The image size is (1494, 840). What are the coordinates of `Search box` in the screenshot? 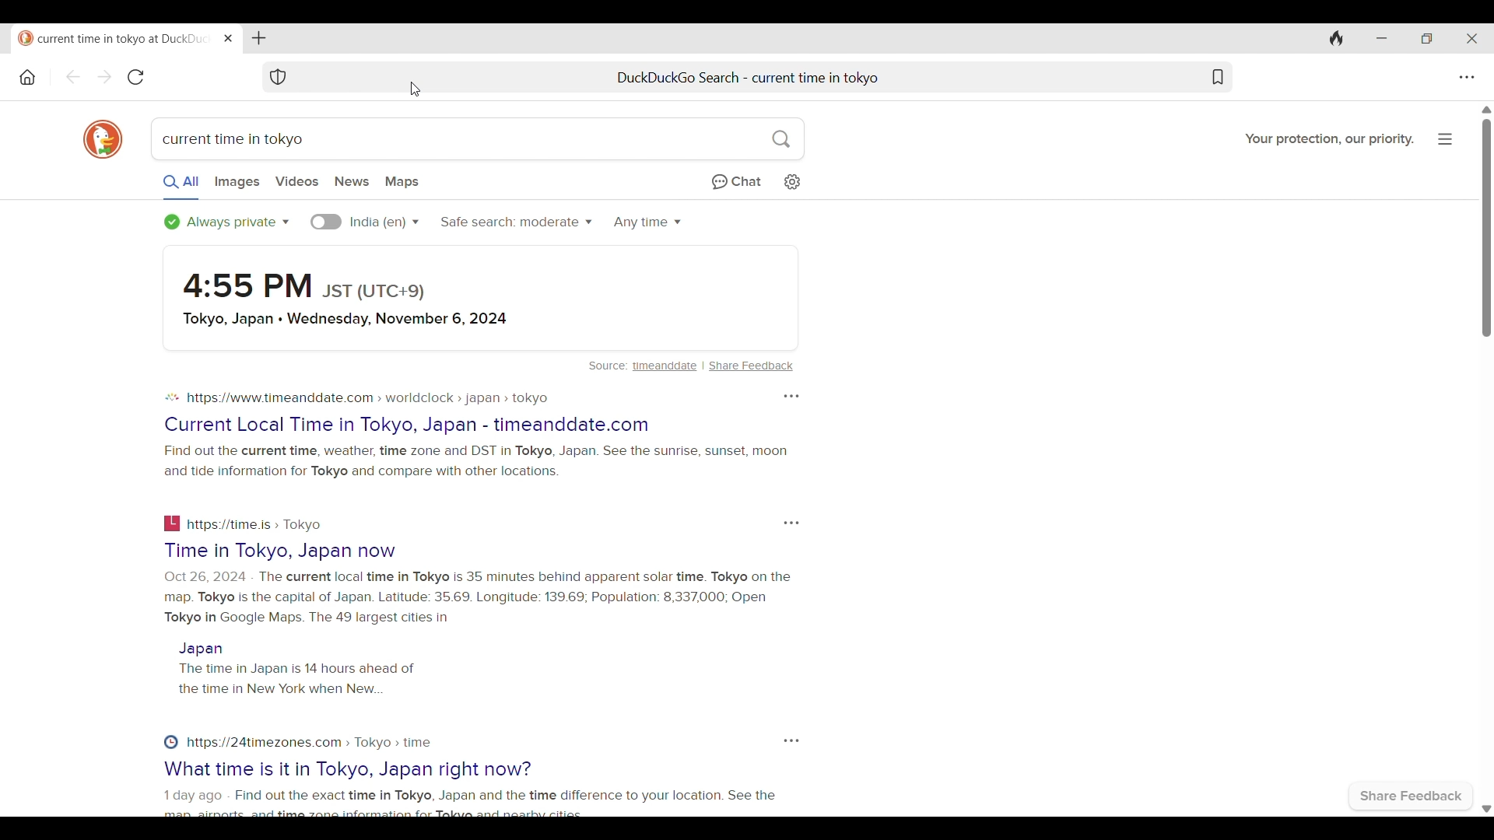 It's located at (556, 138).